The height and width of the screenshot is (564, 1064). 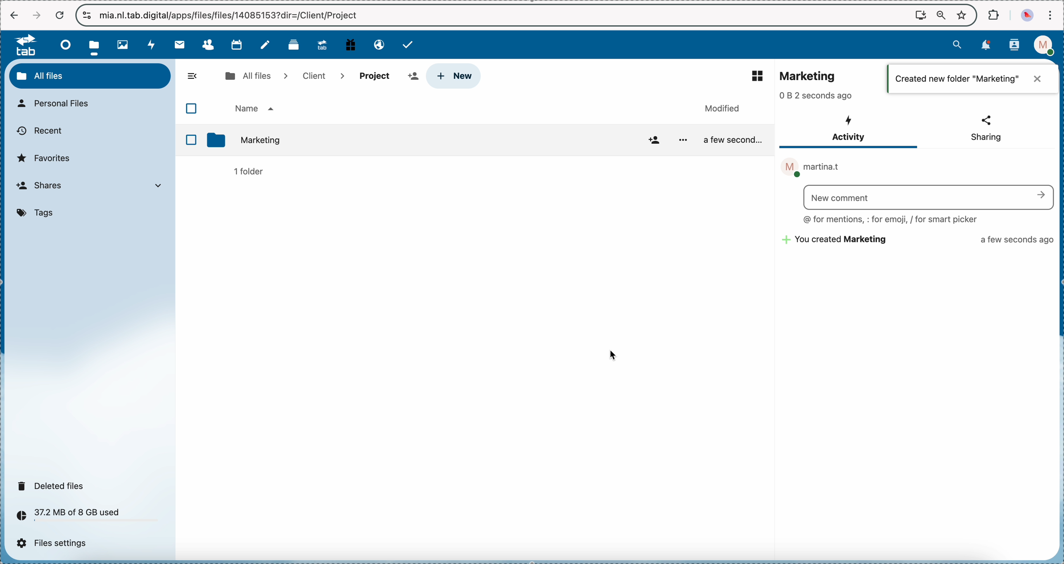 What do you see at coordinates (812, 168) in the screenshot?
I see `martina.t` at bounding box center [812, 168].